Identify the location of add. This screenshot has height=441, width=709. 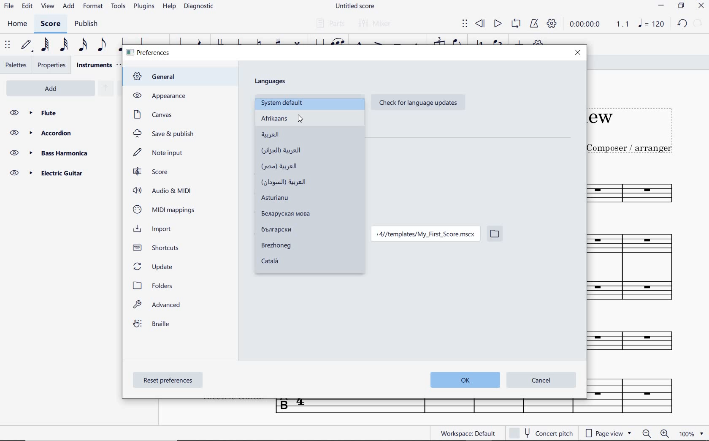
(68, 7).